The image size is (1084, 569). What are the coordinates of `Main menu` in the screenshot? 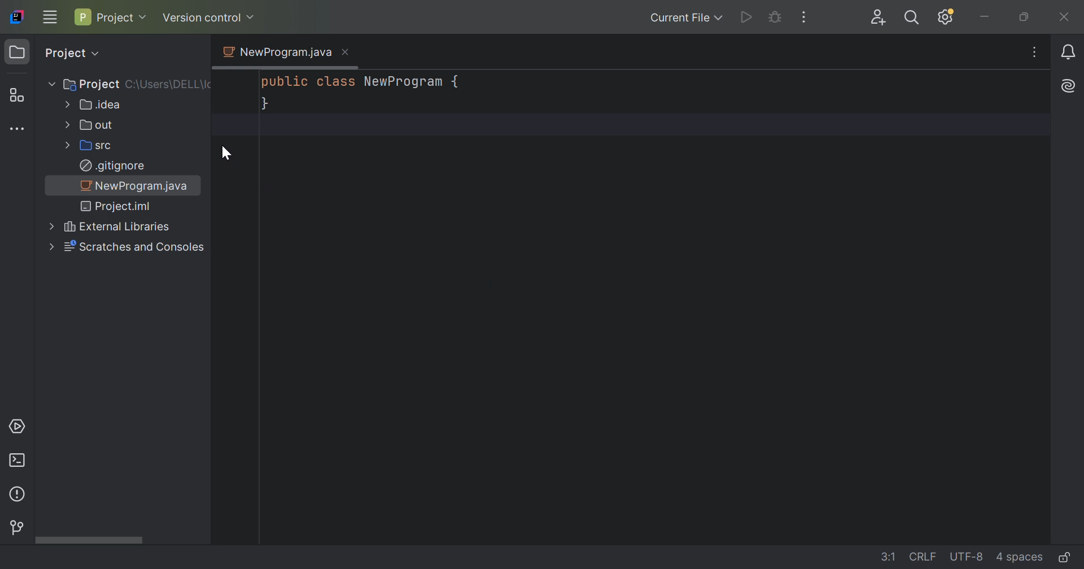 It's located at (50, 16).